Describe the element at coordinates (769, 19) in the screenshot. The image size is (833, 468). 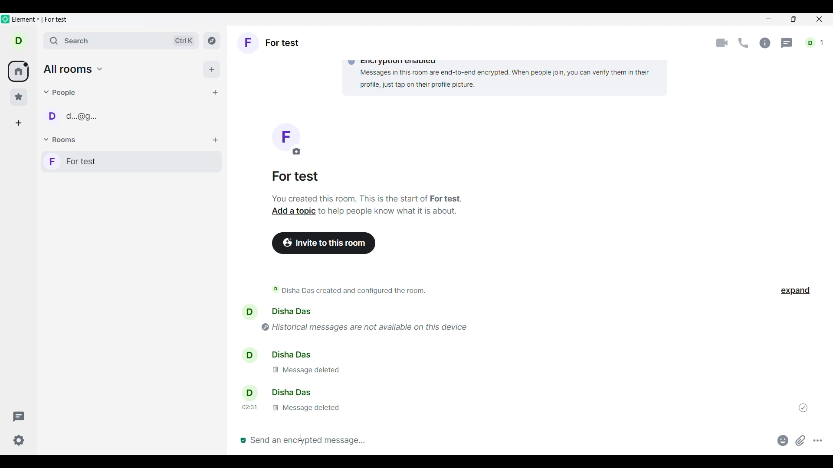
I see `Minimize` at that location.